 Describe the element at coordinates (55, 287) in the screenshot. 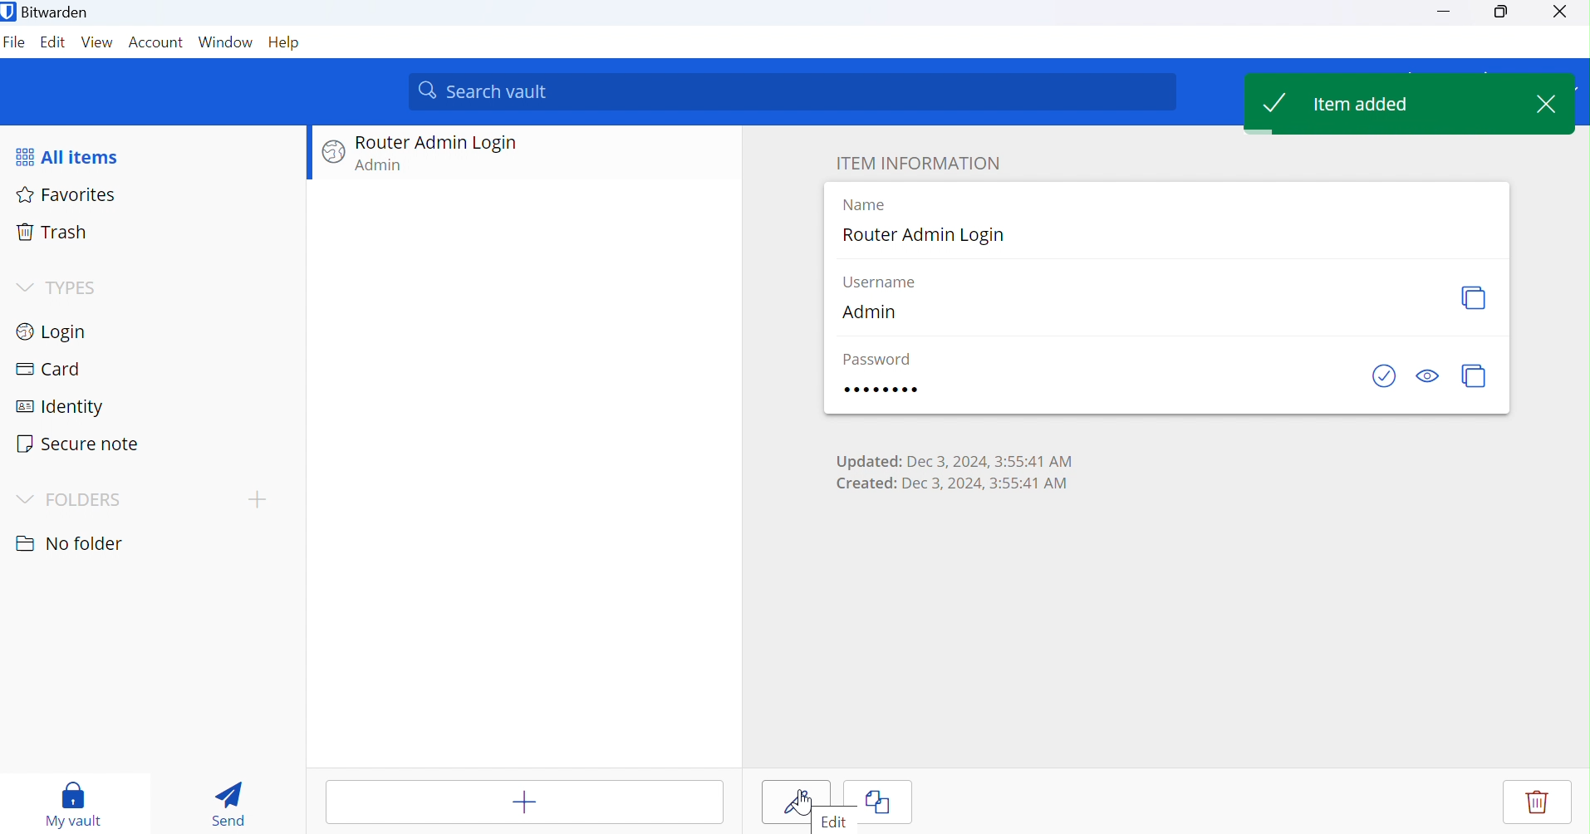

I see `TYPES` at that location.